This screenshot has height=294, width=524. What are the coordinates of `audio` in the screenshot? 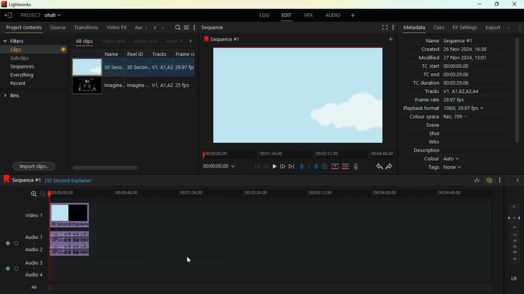 It's located at (331, 15).